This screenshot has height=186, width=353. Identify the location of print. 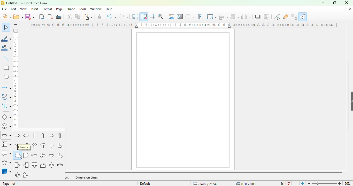
(59, 17).